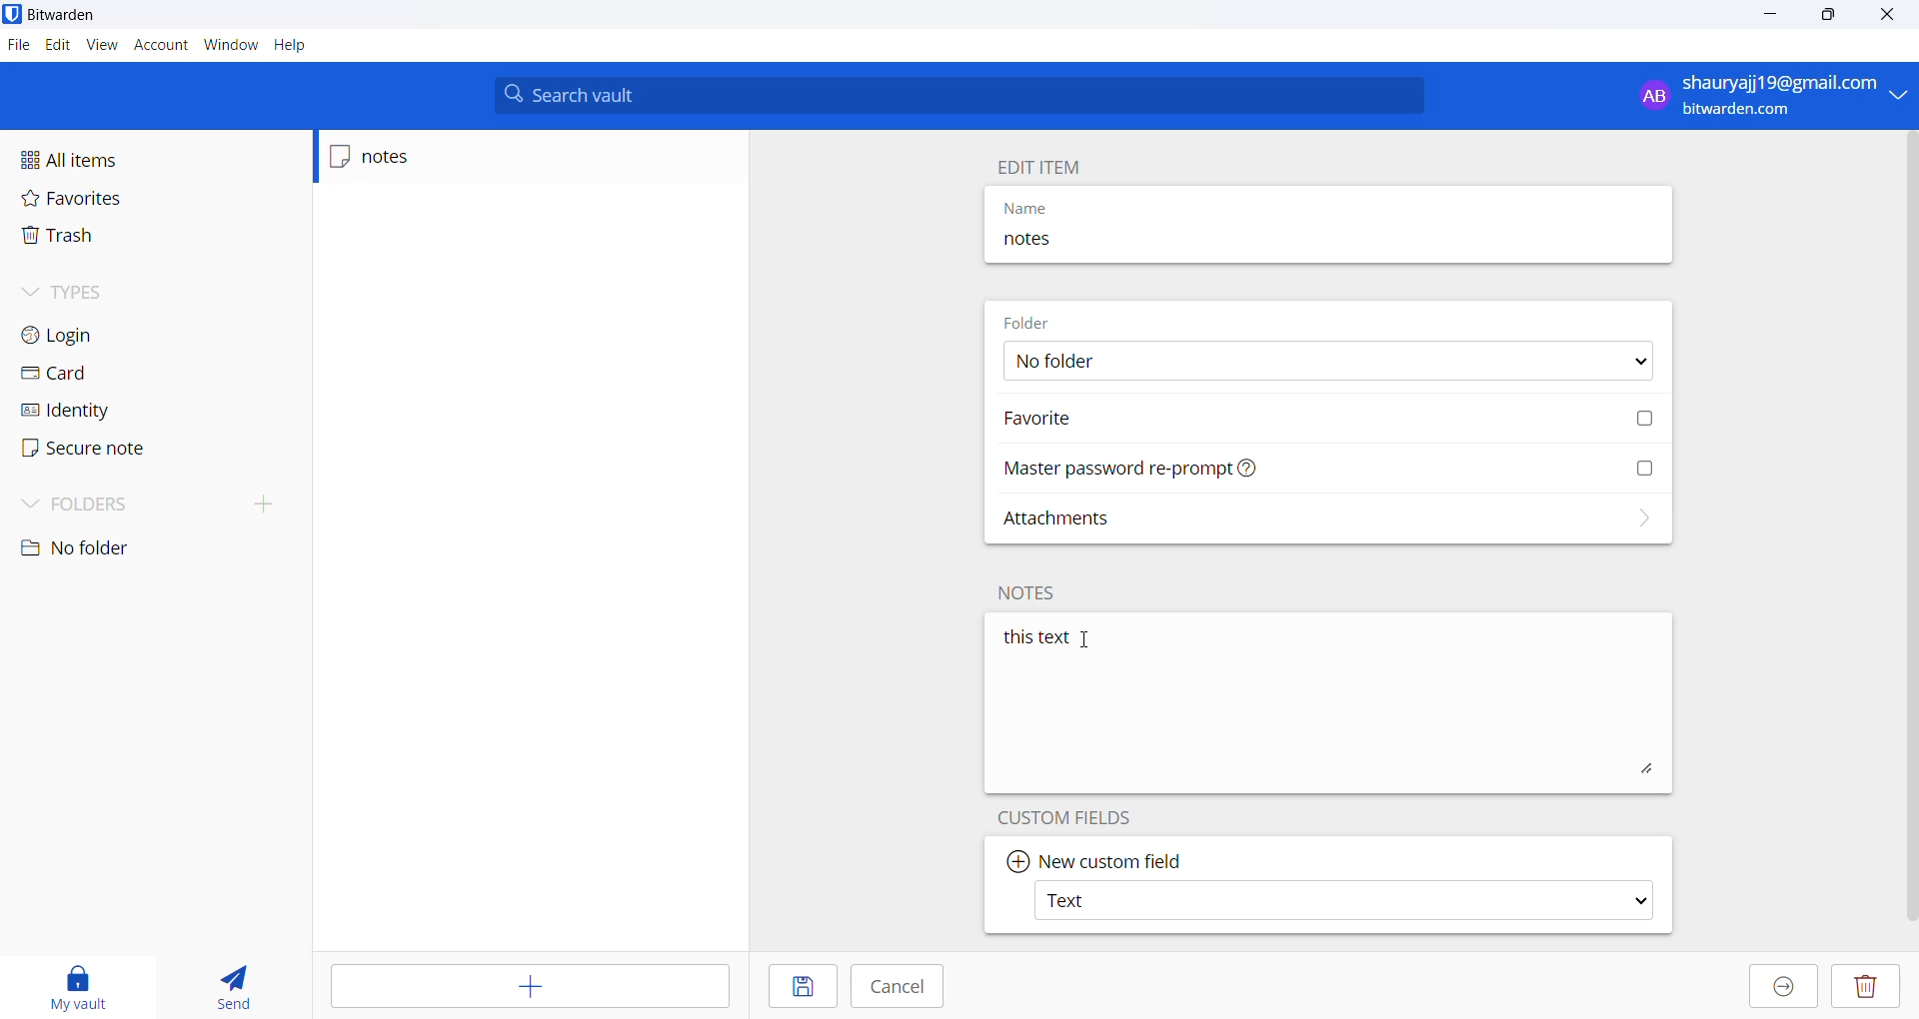  I want to click on save, so click(801, 986).